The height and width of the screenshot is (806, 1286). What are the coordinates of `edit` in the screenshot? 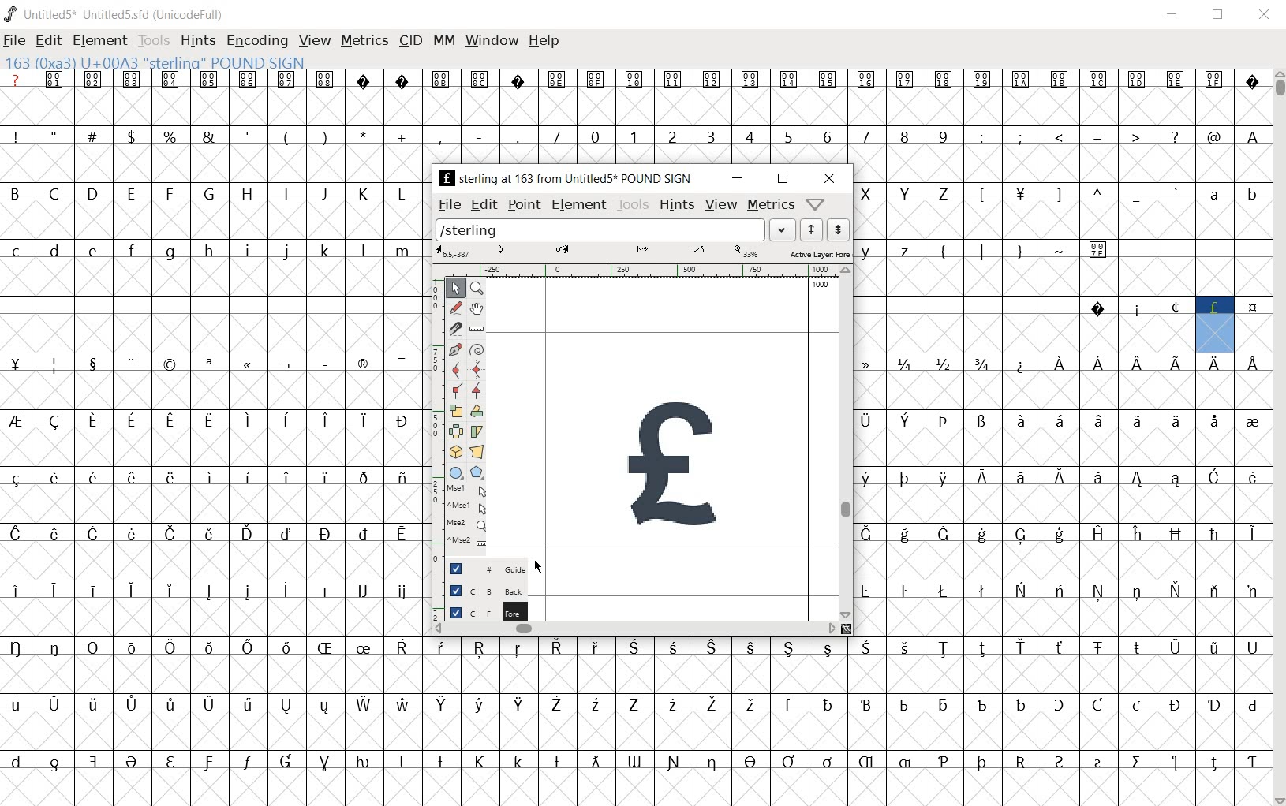 It's located at (49, 42).